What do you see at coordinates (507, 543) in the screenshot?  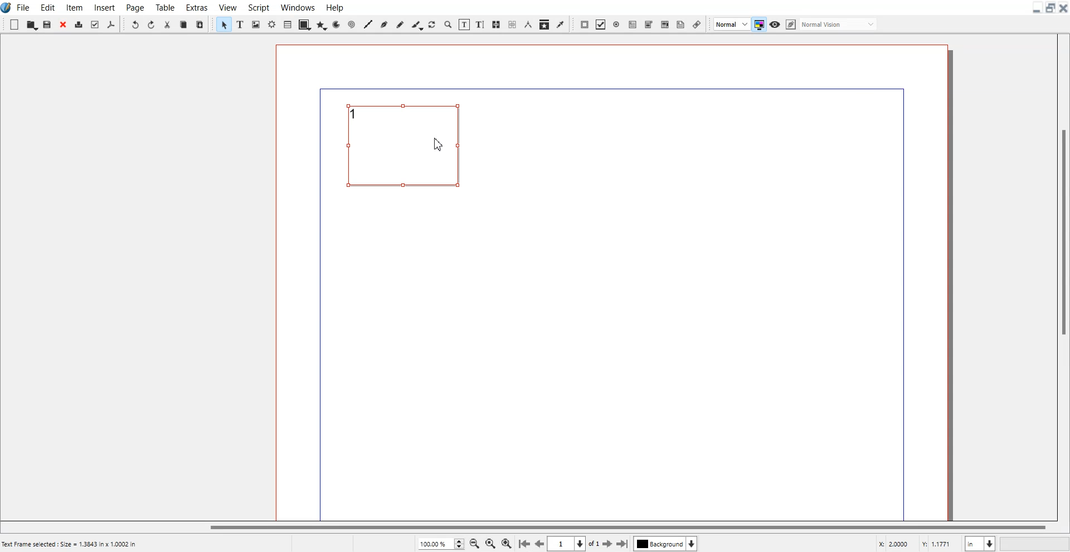 I see `Zoom In` at bounding box center [507, 543].